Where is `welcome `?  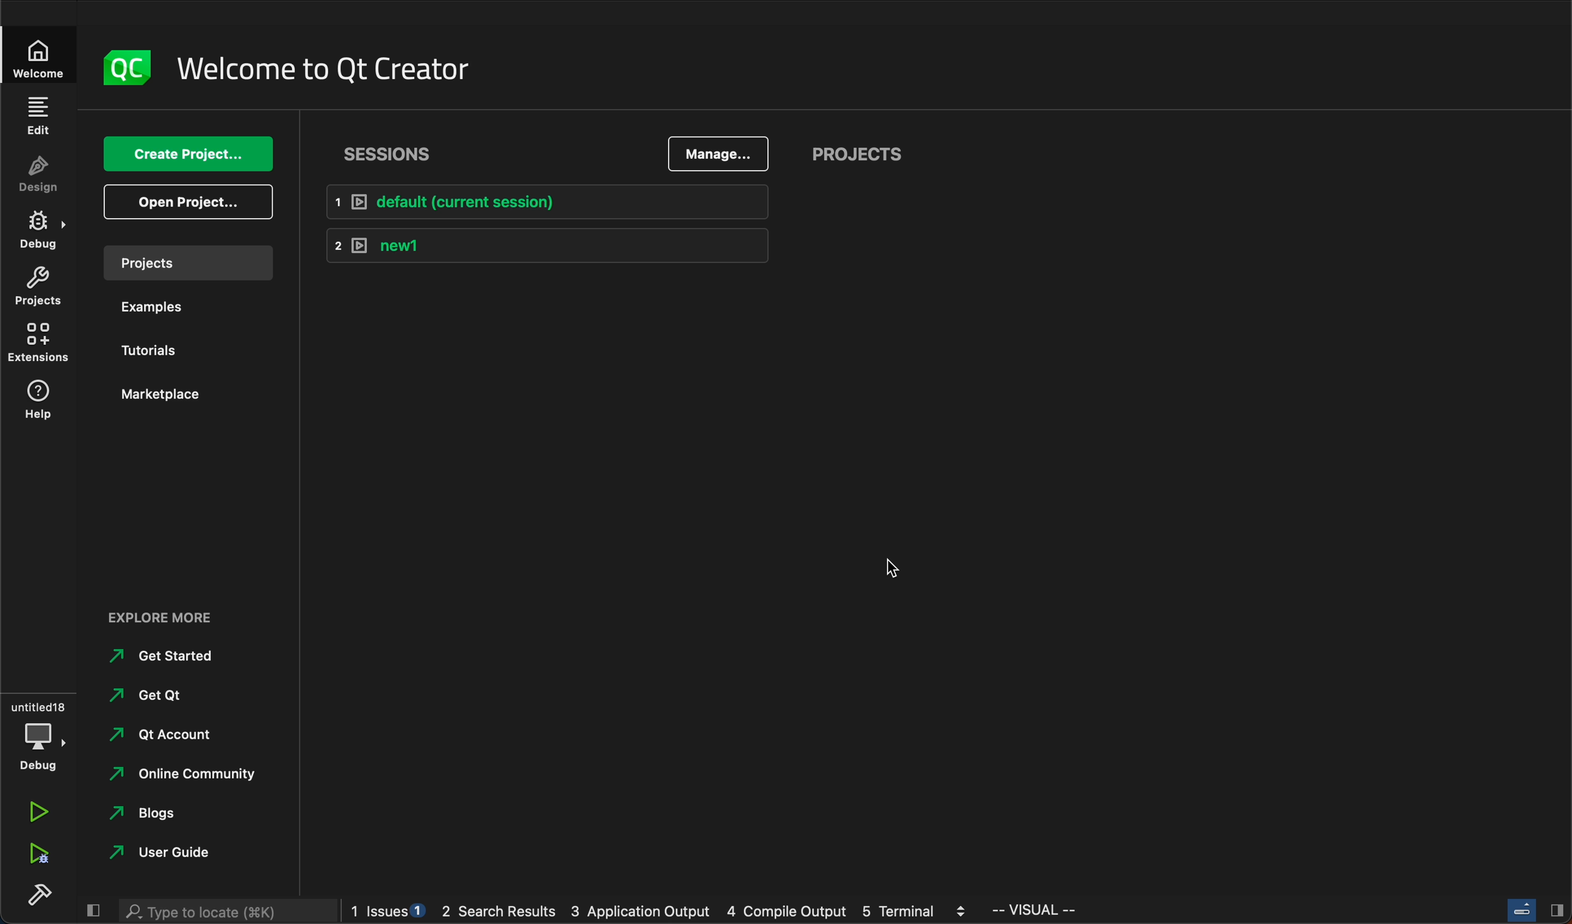 welcome  is located at coordinates (334, 69).